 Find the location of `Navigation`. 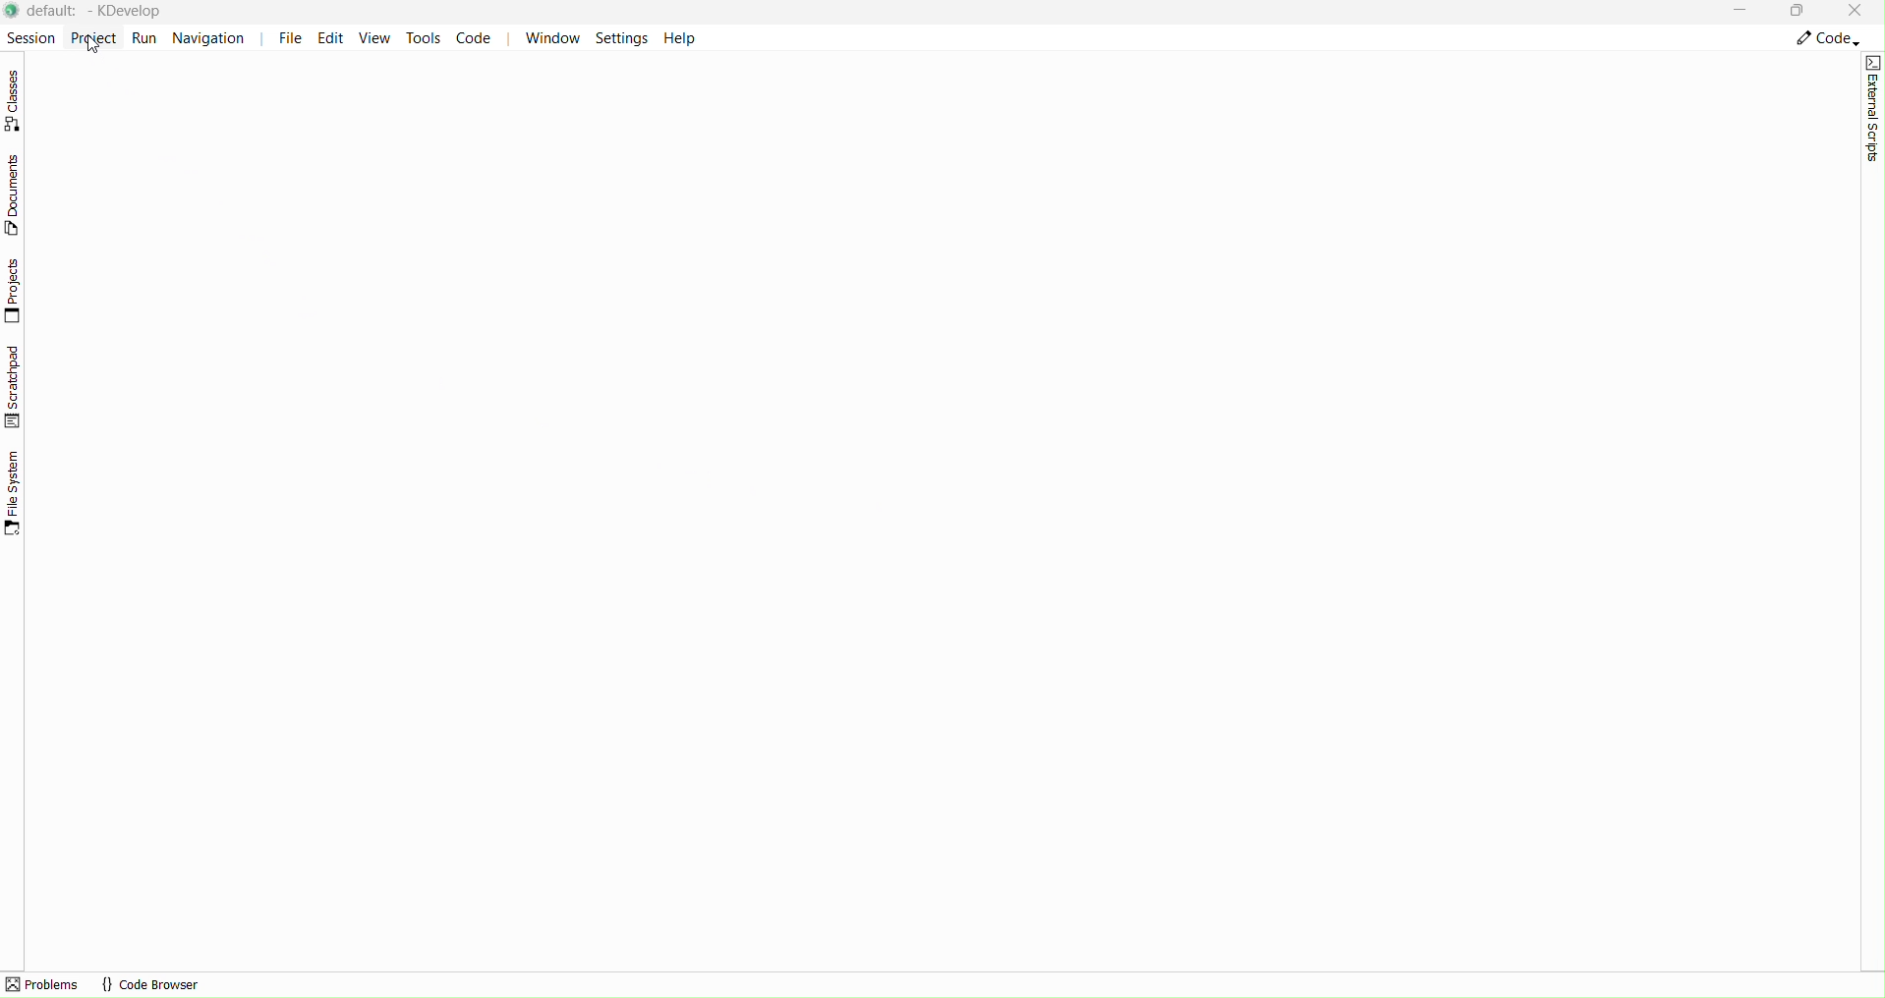

Navigation is located at coordinates (214, 37).